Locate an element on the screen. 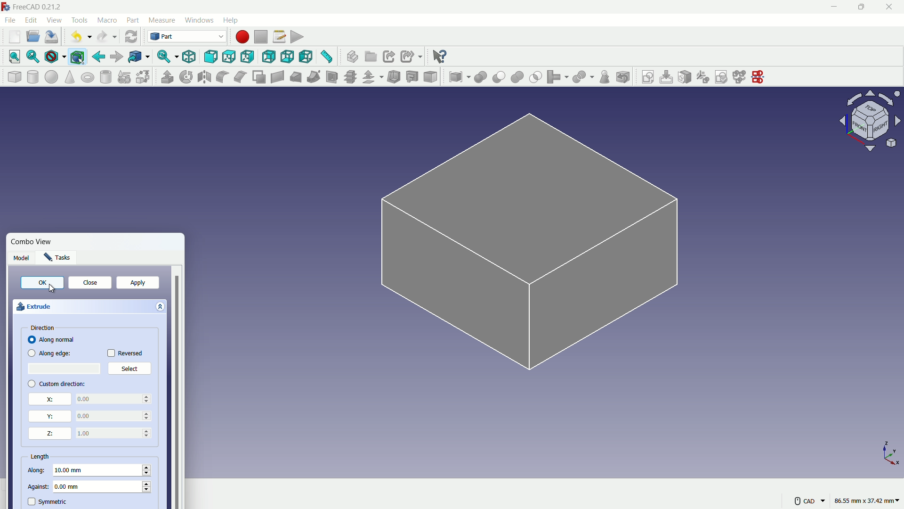 This screenshot has width=904, height=509. 0.00 is located at coordinates (115, 415).